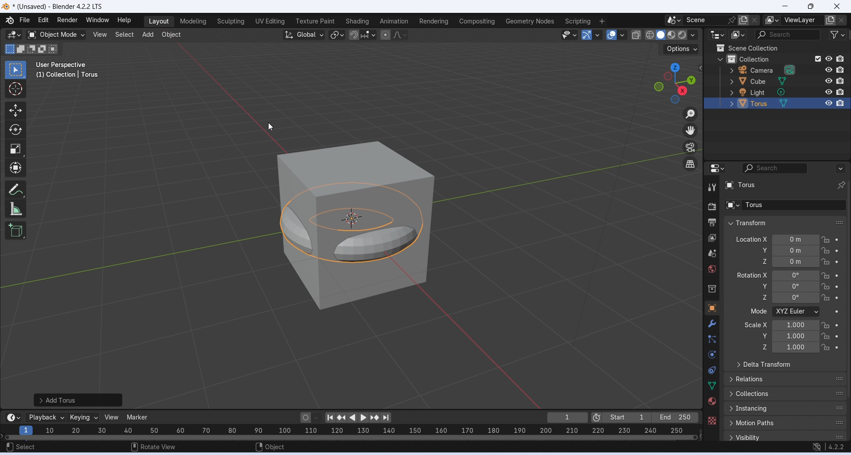 Image resolution: width=851 pixels, height=455 pixels. Describe the element at coordinates (112, 417) in the screenshot. I see `View` at that location.